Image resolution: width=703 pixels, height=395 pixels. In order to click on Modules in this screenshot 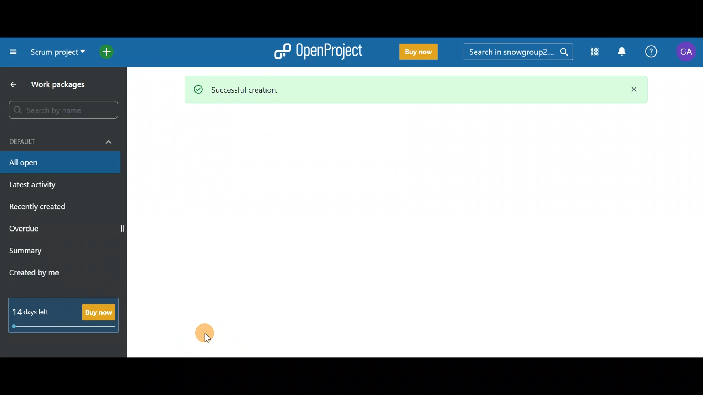, I will do `click(592, 53)`.